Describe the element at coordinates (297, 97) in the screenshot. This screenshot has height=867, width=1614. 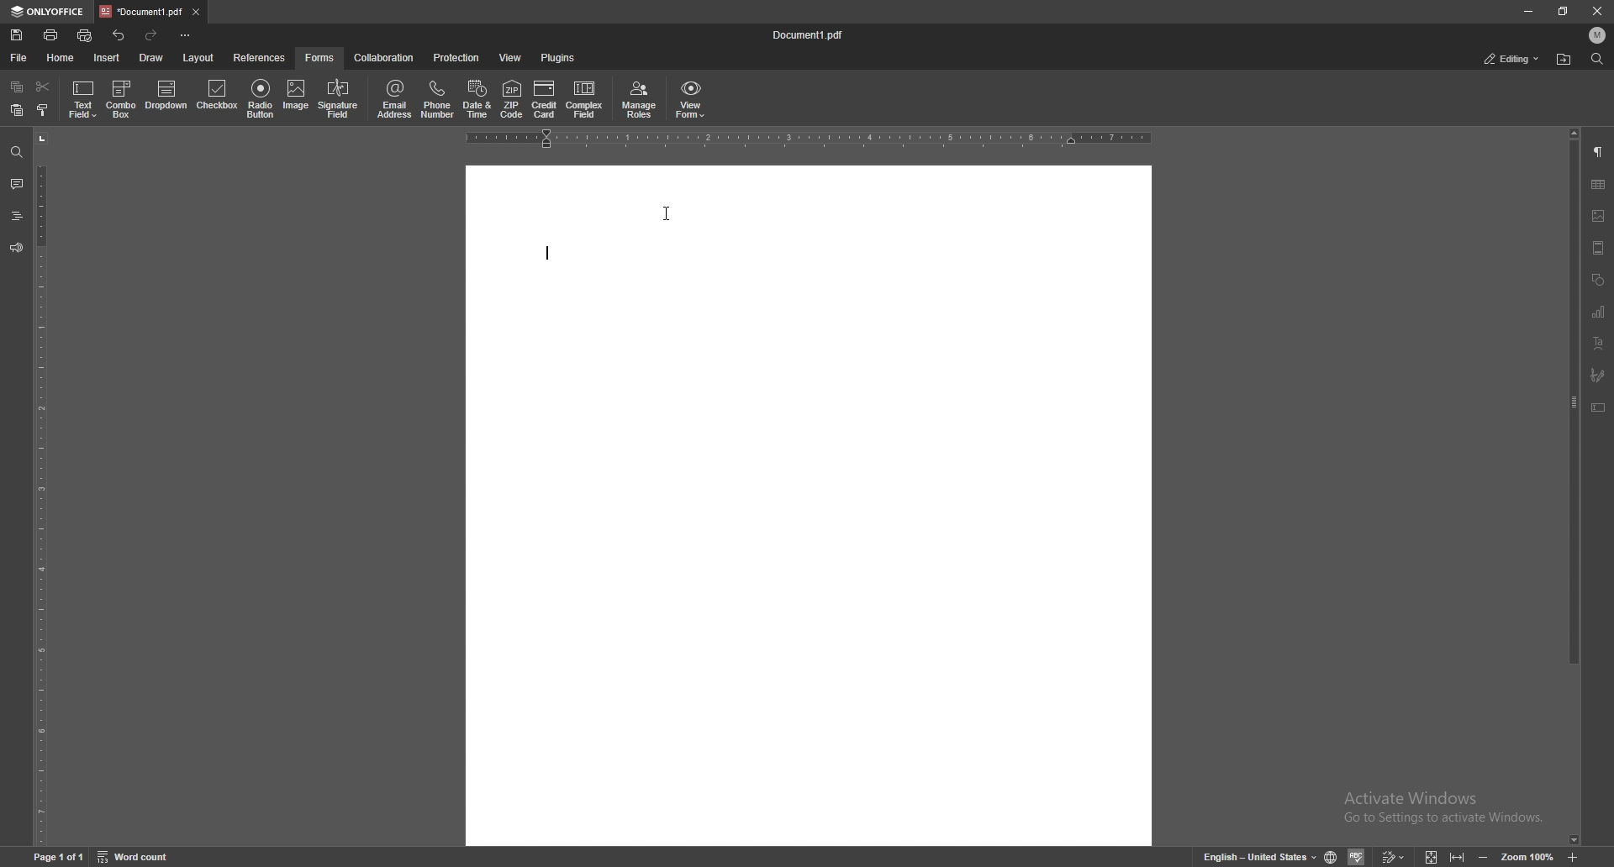
I see `image` at that location.